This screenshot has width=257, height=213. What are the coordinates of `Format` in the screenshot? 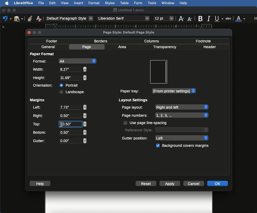 It's located at (94, 3).